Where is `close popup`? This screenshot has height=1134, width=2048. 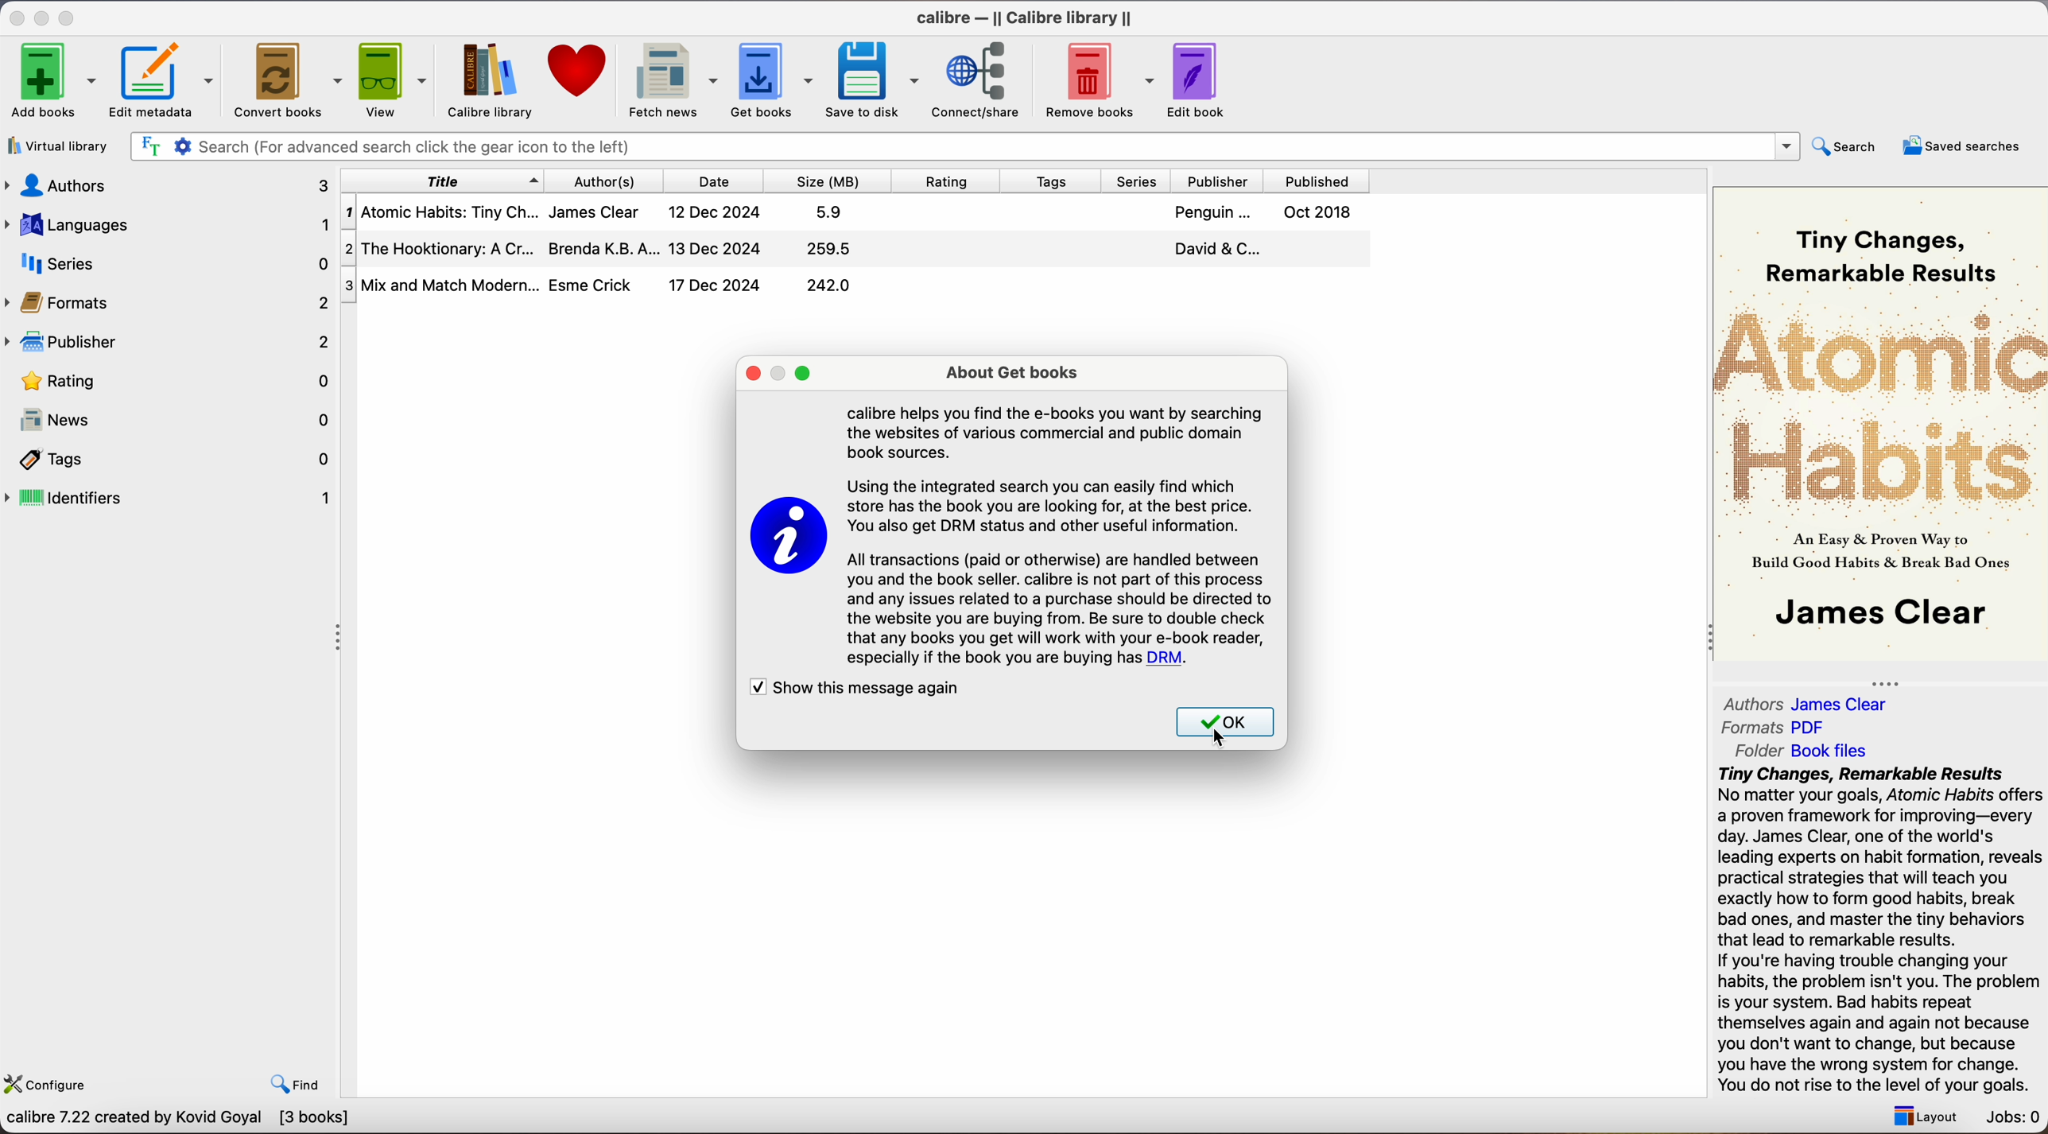 close popup is located at coordinates (751, 375).